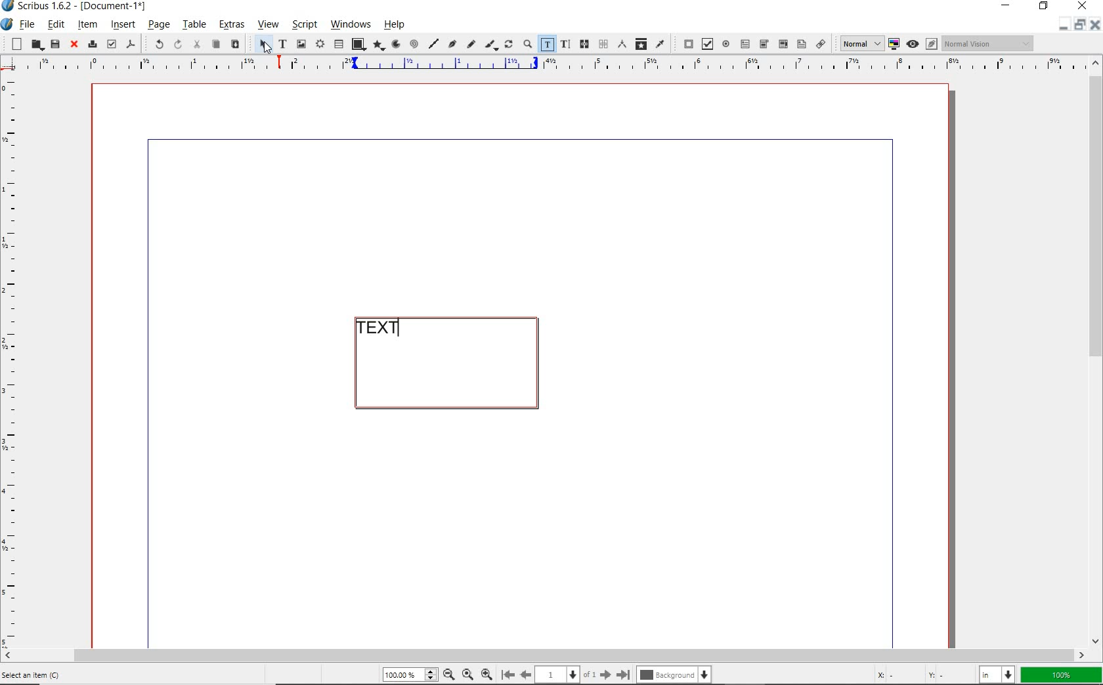  Describe the element at coordinates (551, 64) in the screenshot. I see `Horizontal Margins` at that location.